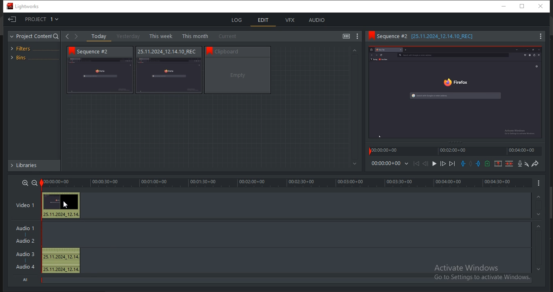 This screenshot has width=553, height=292. What do you see at coordinates (487, 164) in the screenshot?
I see `add a cue` at bounding box center [487, 164].